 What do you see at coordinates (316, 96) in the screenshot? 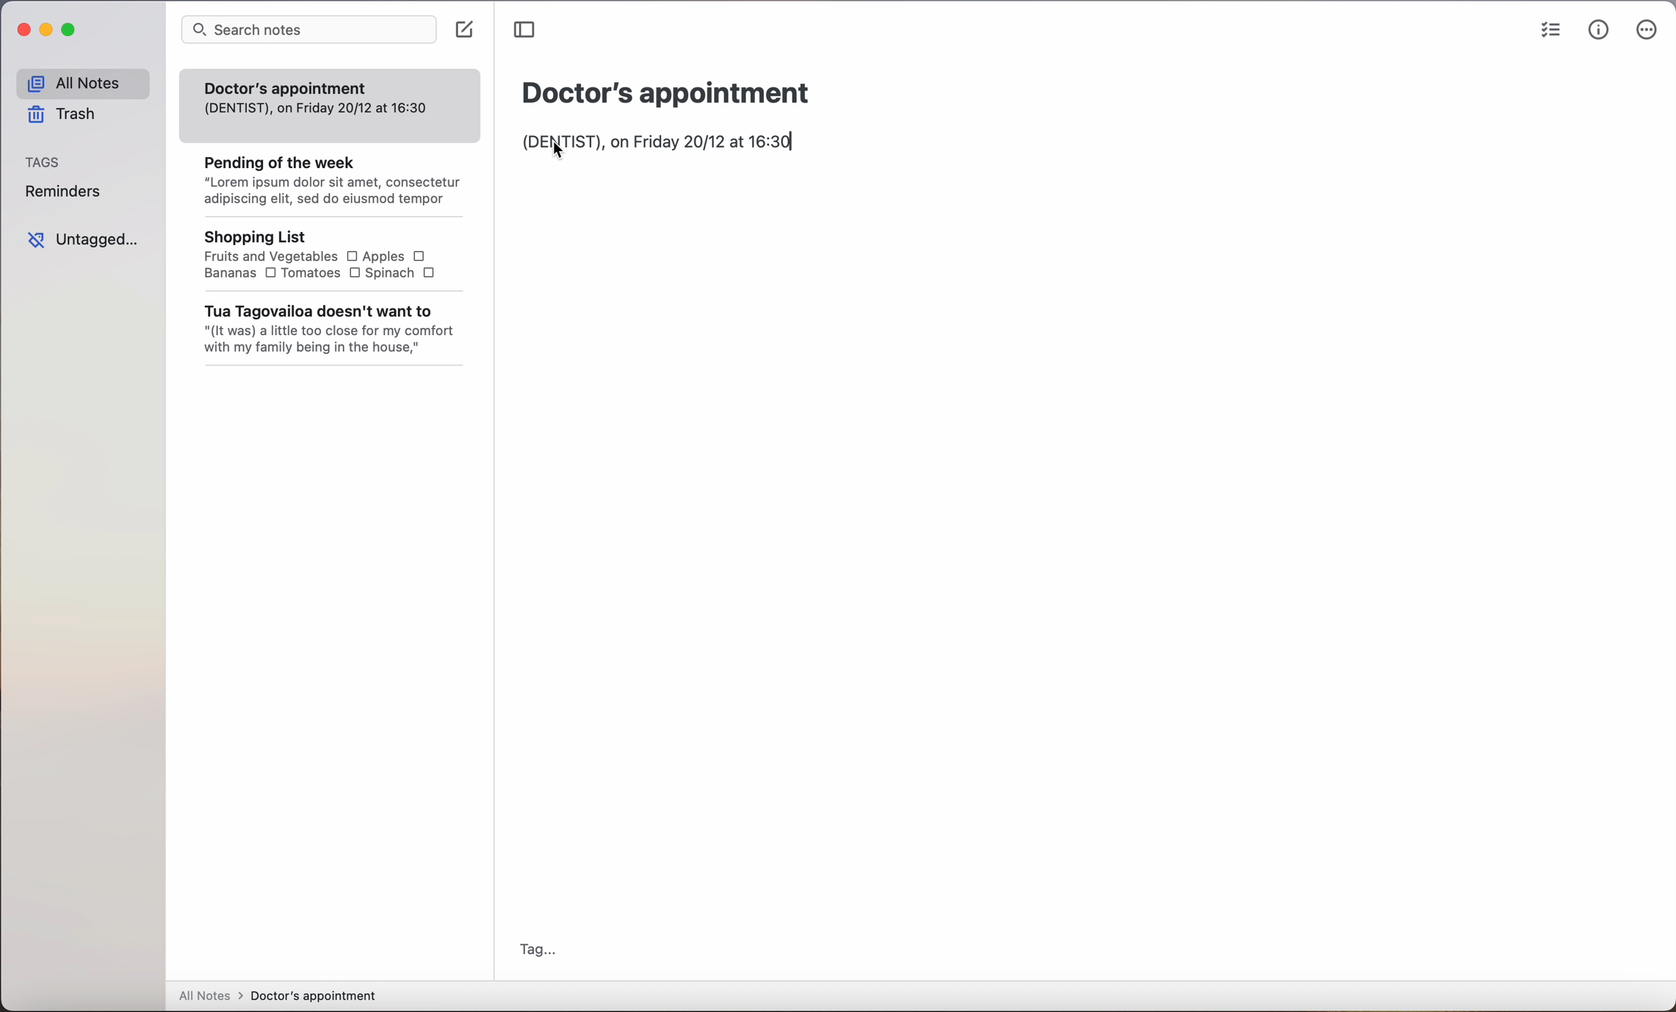
I see `Doctor's appointment
(DENTIST), on Friday 20/12 at 16:30` at bounding box center [316, 96].